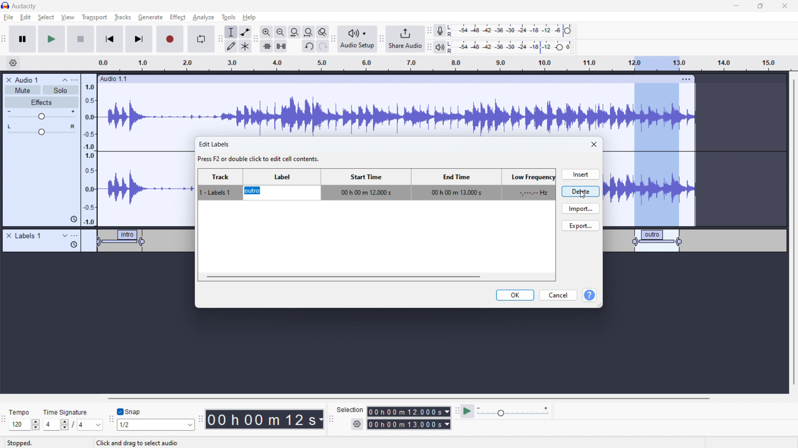 The width and height of the screenshot is (798, 448). What do you see at coordinates (266, 32) in the screenshot?
I see `zoom in` at bounding box center [266, 32].